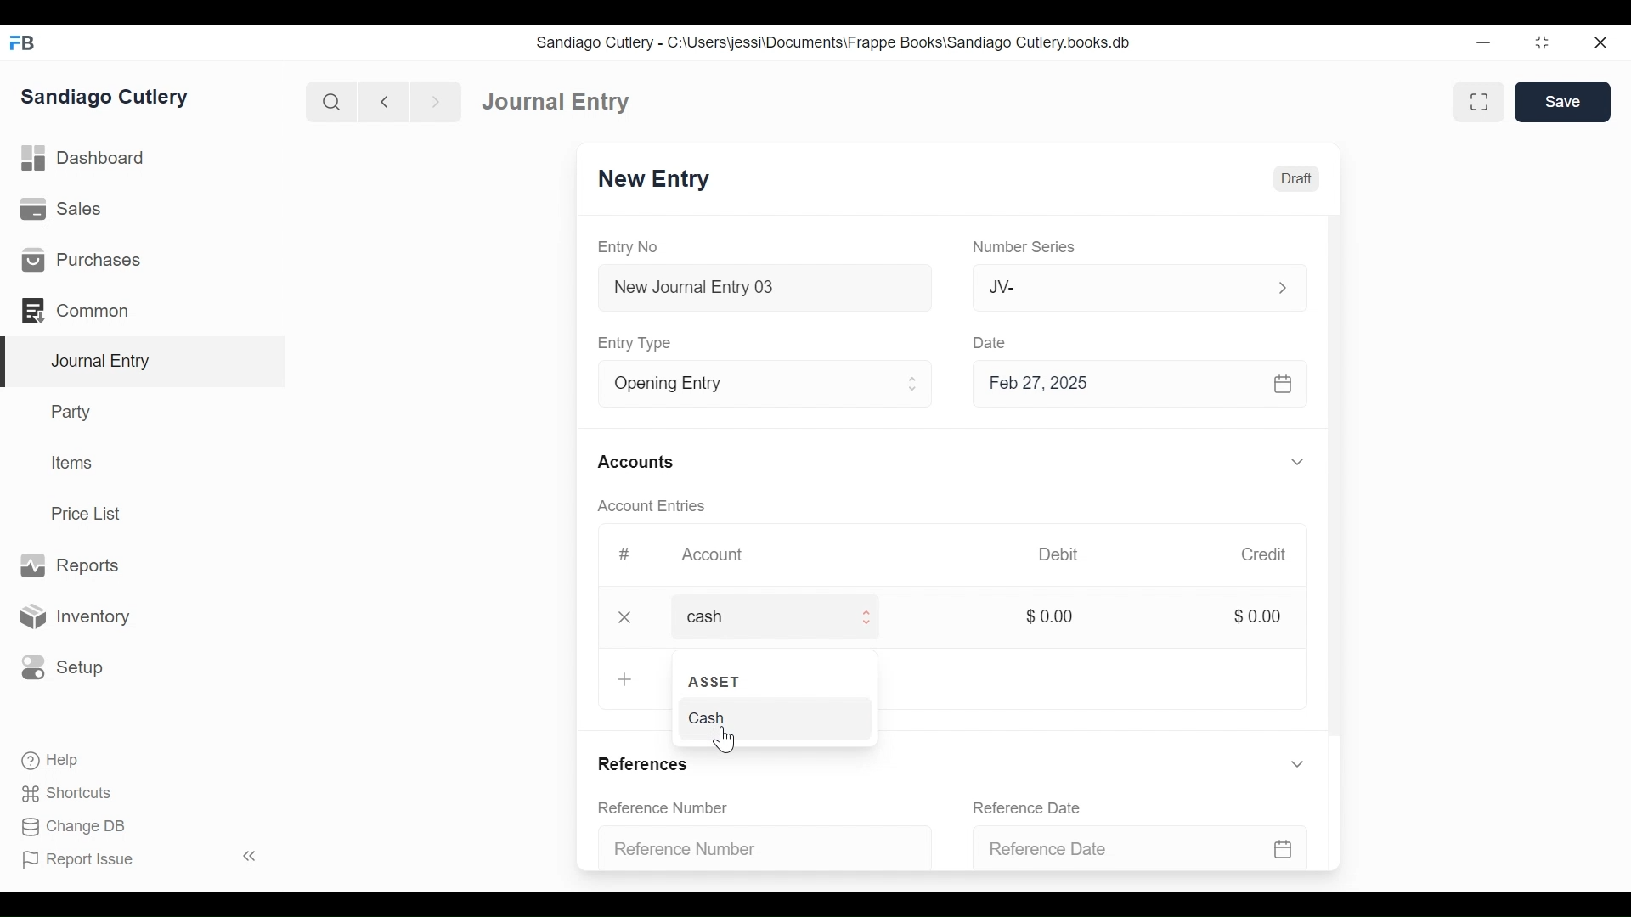 The image size is (1631, 917). Describe the element at coordinates (69, 796) in the screenshot. I see `Shortcuts` at that location.